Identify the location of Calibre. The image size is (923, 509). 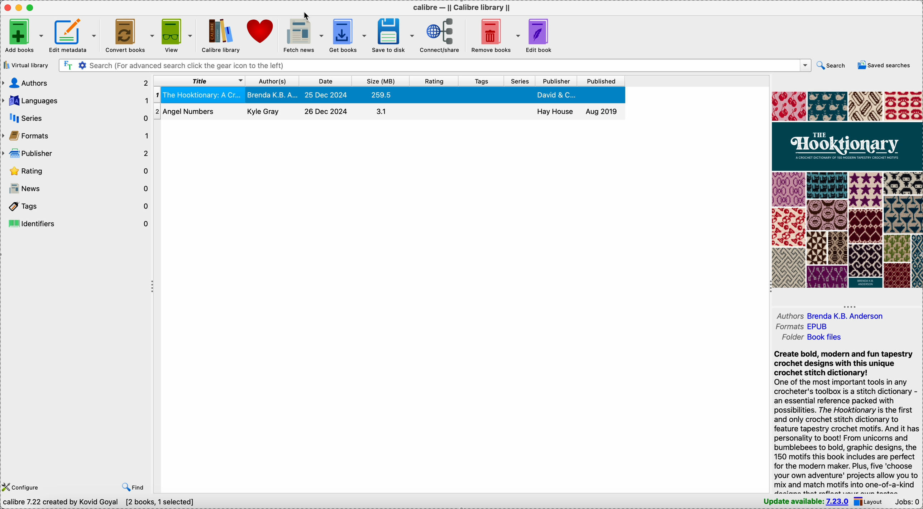
(462, 8).